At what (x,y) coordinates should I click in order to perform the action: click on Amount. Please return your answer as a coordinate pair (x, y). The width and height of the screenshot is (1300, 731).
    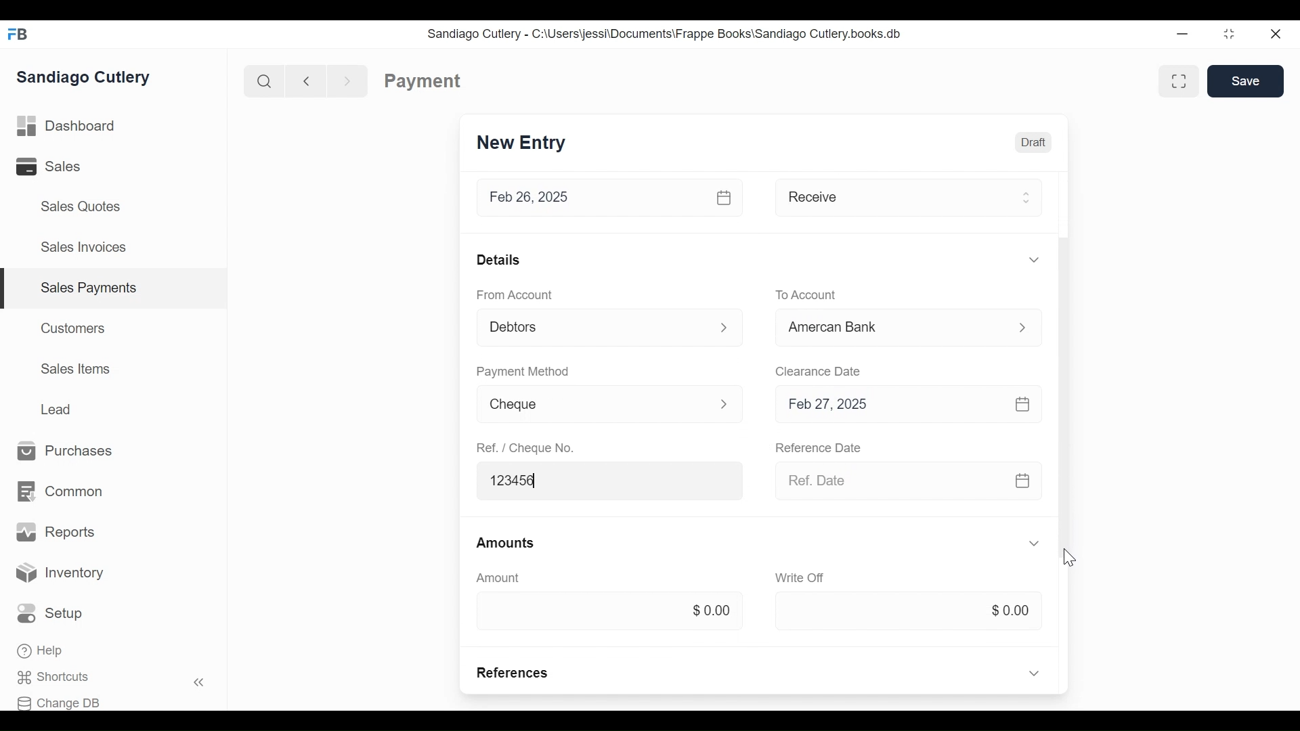
    Looking at the image, I should click on (498, 577).